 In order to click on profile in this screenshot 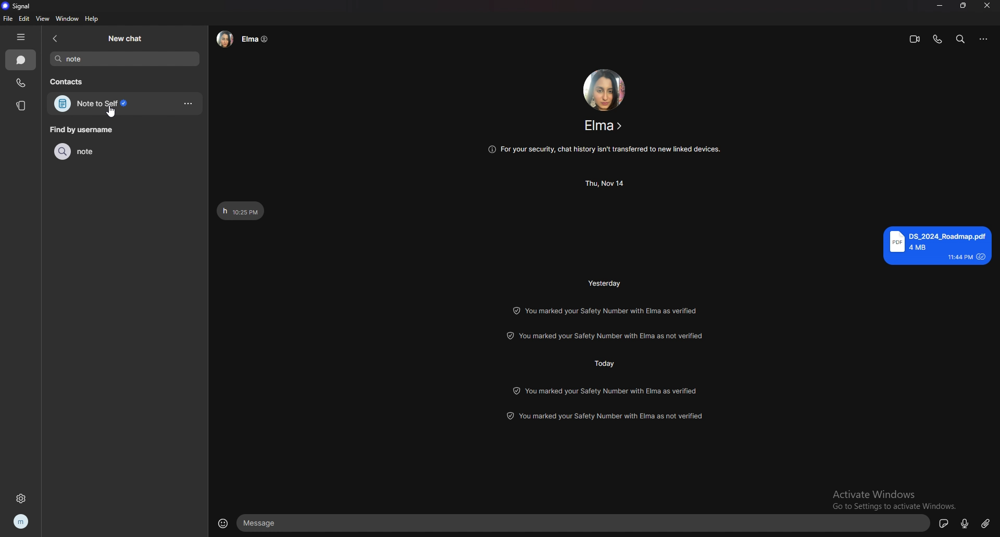, I will do `click(22, 521)`.